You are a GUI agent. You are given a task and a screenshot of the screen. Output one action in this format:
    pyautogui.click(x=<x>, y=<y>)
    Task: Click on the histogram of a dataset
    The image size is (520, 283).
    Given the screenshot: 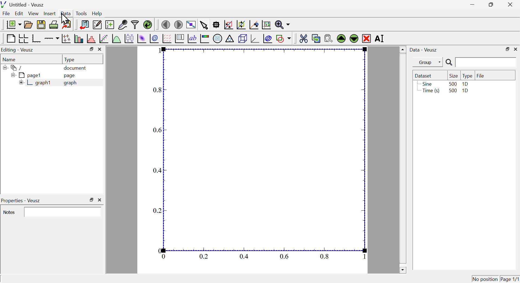 What is the action you would take?
    pyautogui.click(x=91, y=38)
    